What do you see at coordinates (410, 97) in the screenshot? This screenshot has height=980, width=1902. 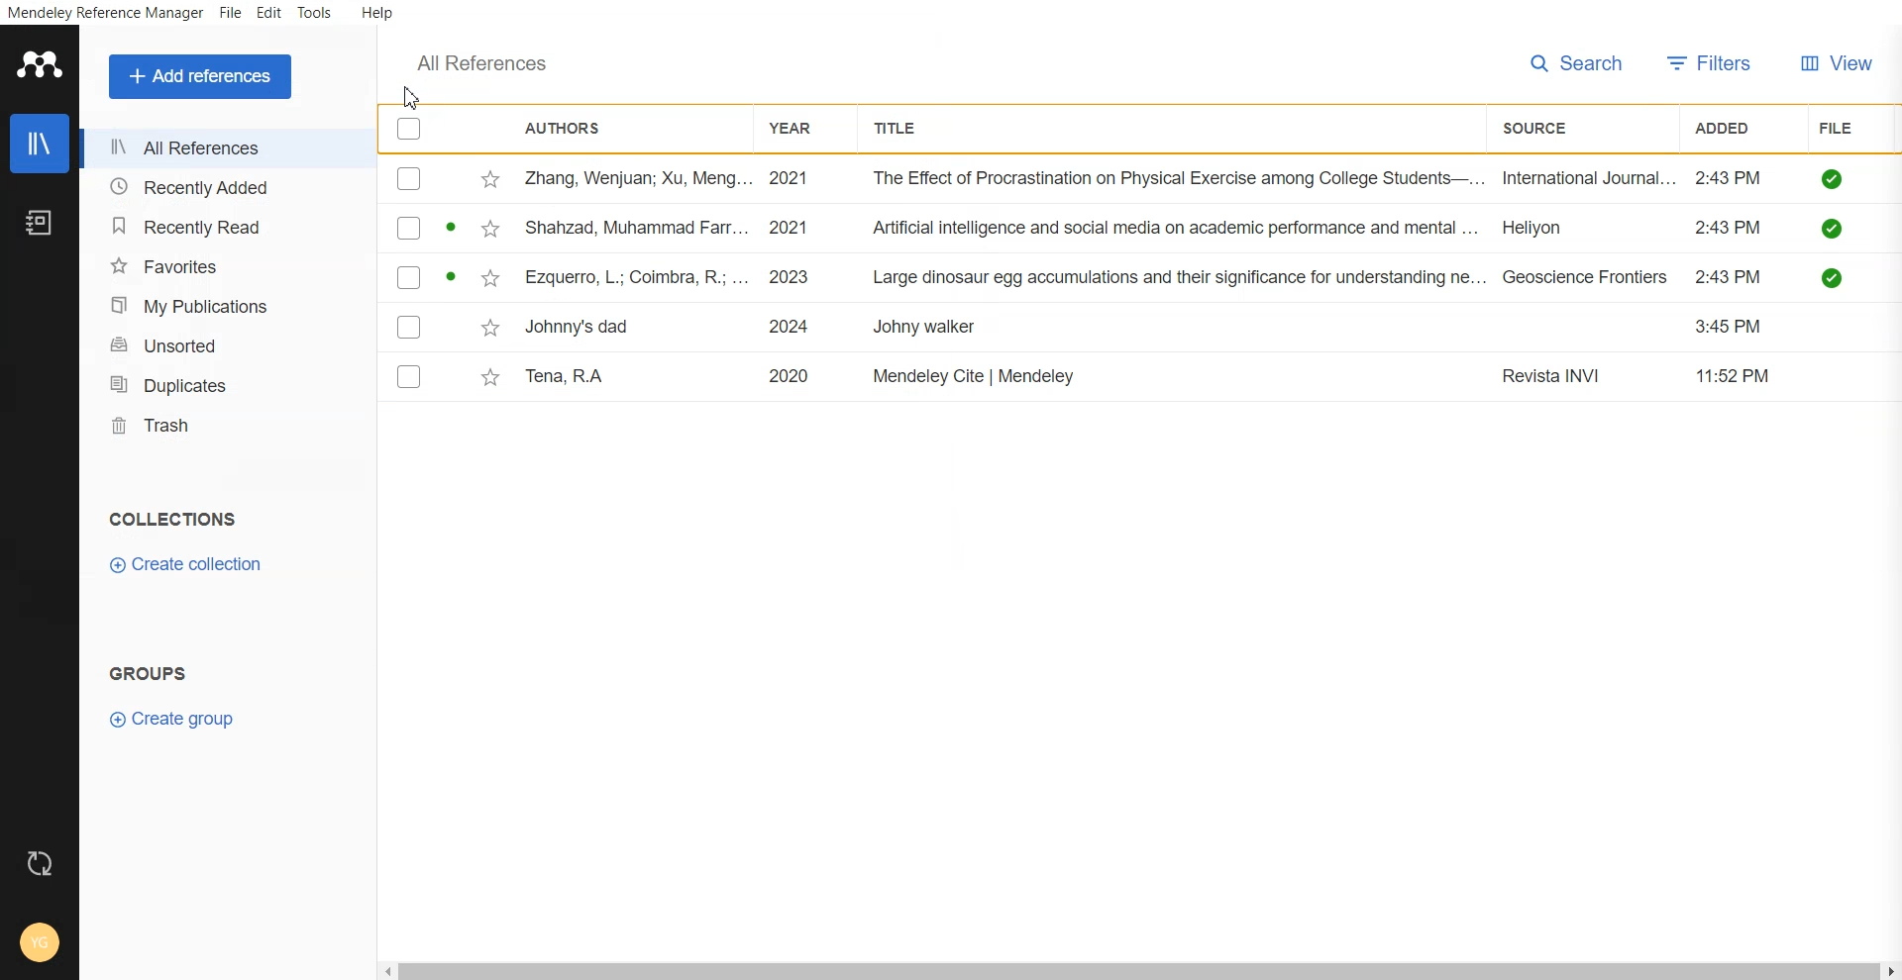 I see `Cursor` at bounding box center [410, 97].